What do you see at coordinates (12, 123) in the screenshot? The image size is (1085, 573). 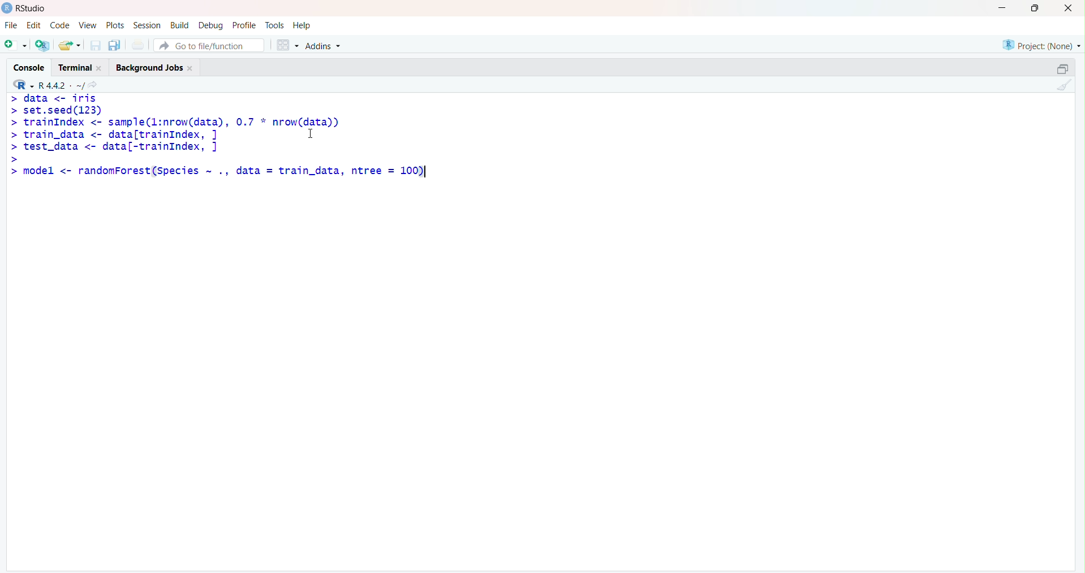 I see `Prompt cursor` at bounding box center [12, 123].